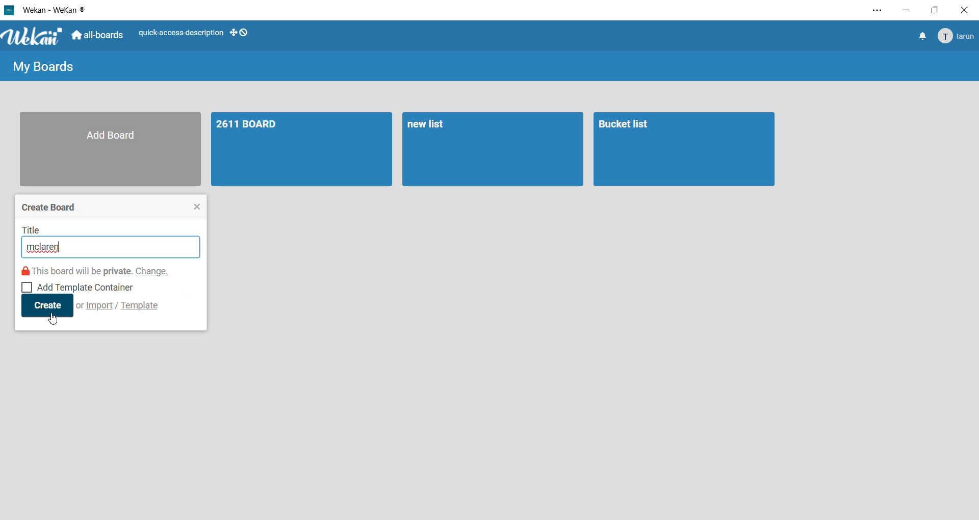 Image resolution: width=979 pixels, height=520 pixels. I want to click on quick access description, so click(180, 35).